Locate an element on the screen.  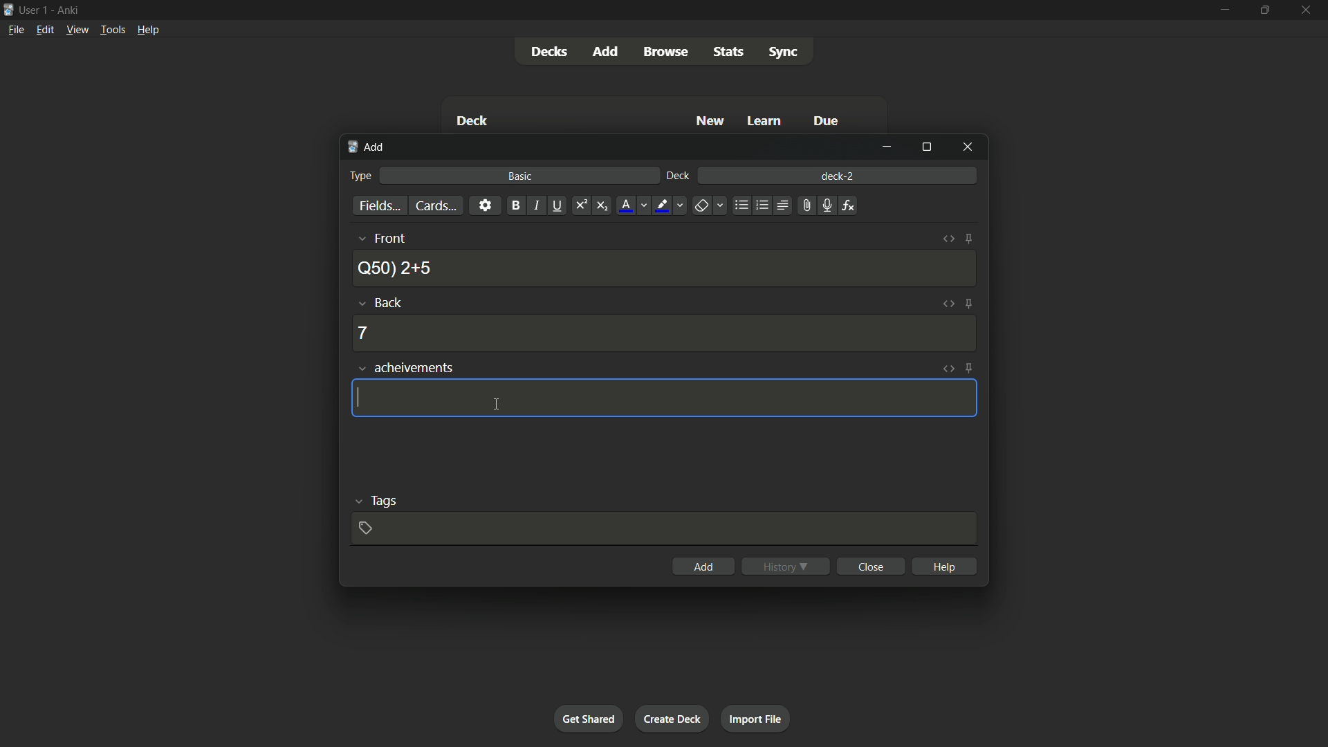
Learn is located at coordinates (766, 121).